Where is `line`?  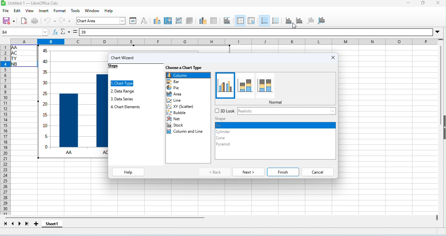
line is located at coordinates (174, 101).